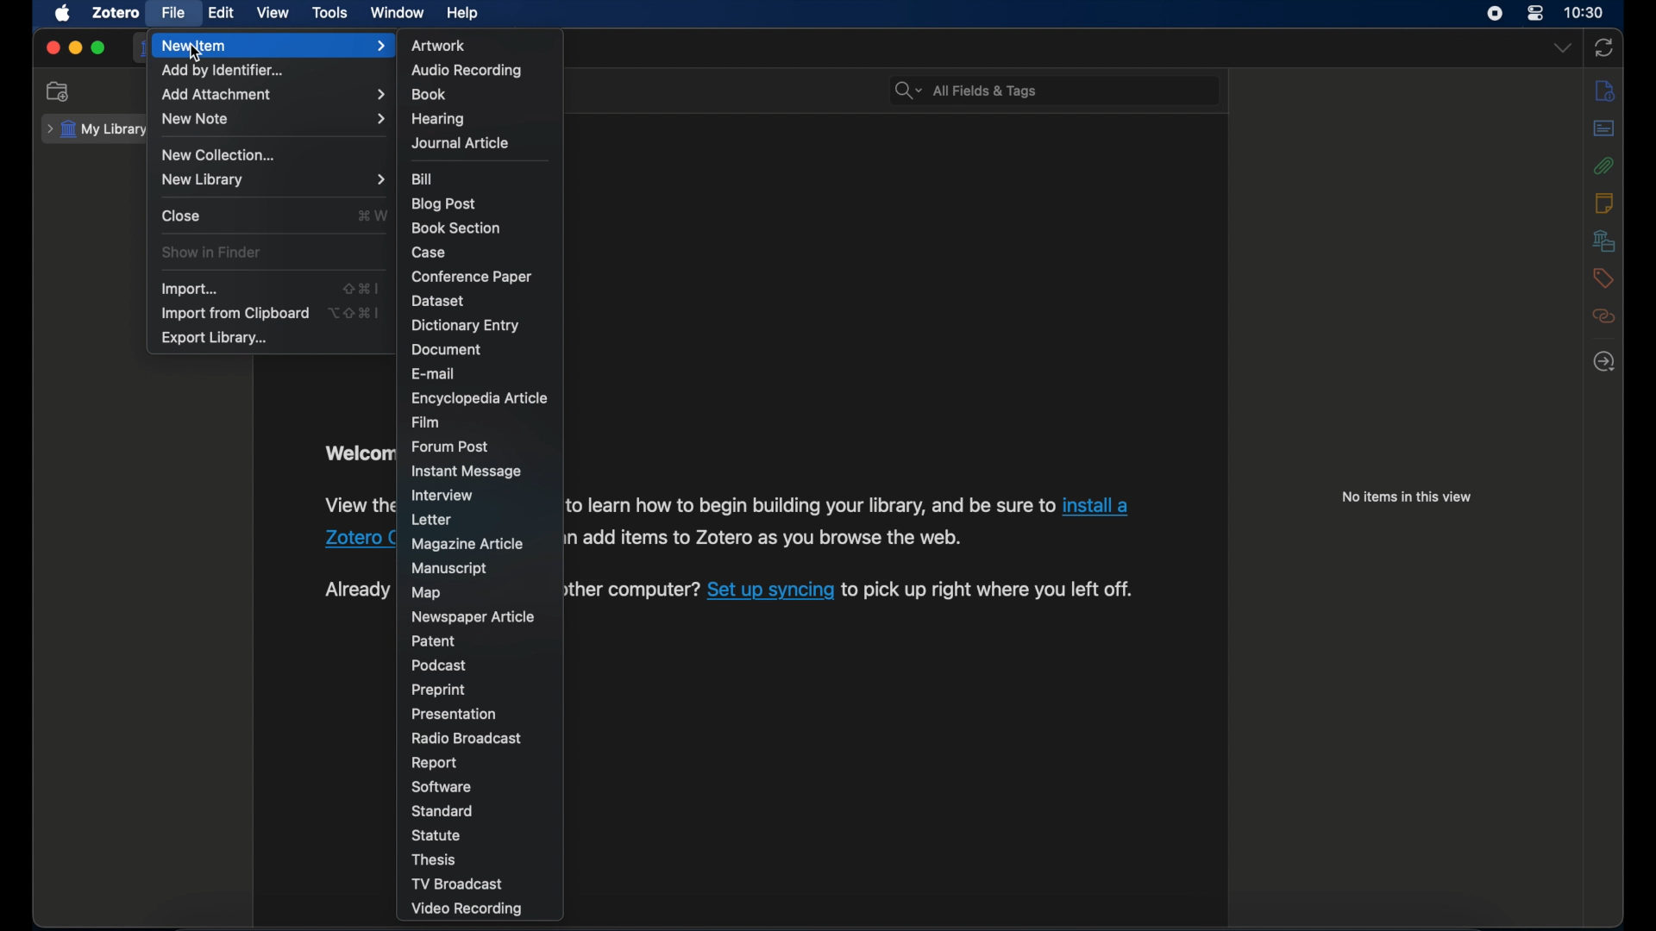 Image resolution: width=1656 pixels, height=931 pixels. What do you see at coordinates (275, 46) in the screenshot?
I see `new item` at bounding box center [275, 46].